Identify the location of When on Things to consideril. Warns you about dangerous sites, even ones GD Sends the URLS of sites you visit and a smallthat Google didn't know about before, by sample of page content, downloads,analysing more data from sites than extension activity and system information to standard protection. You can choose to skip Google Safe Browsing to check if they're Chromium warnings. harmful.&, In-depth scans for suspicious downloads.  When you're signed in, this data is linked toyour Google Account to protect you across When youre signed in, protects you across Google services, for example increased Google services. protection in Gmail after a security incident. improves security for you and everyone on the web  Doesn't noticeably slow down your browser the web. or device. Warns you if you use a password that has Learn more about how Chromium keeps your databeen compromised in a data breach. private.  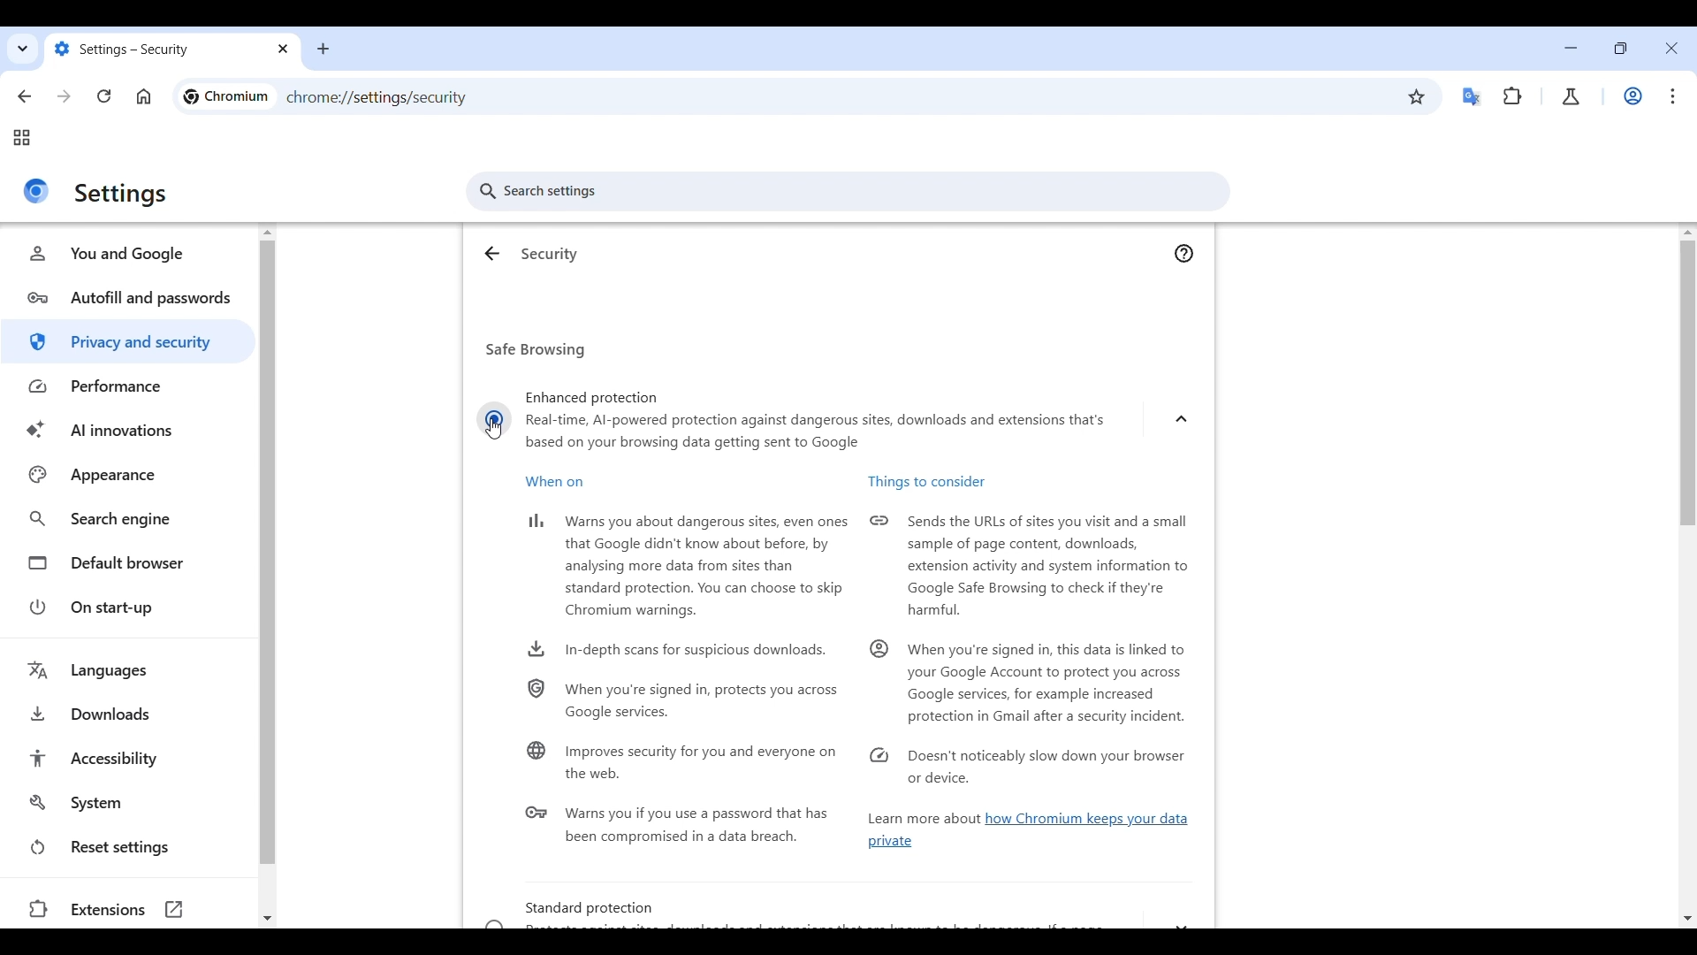
(846, 668).